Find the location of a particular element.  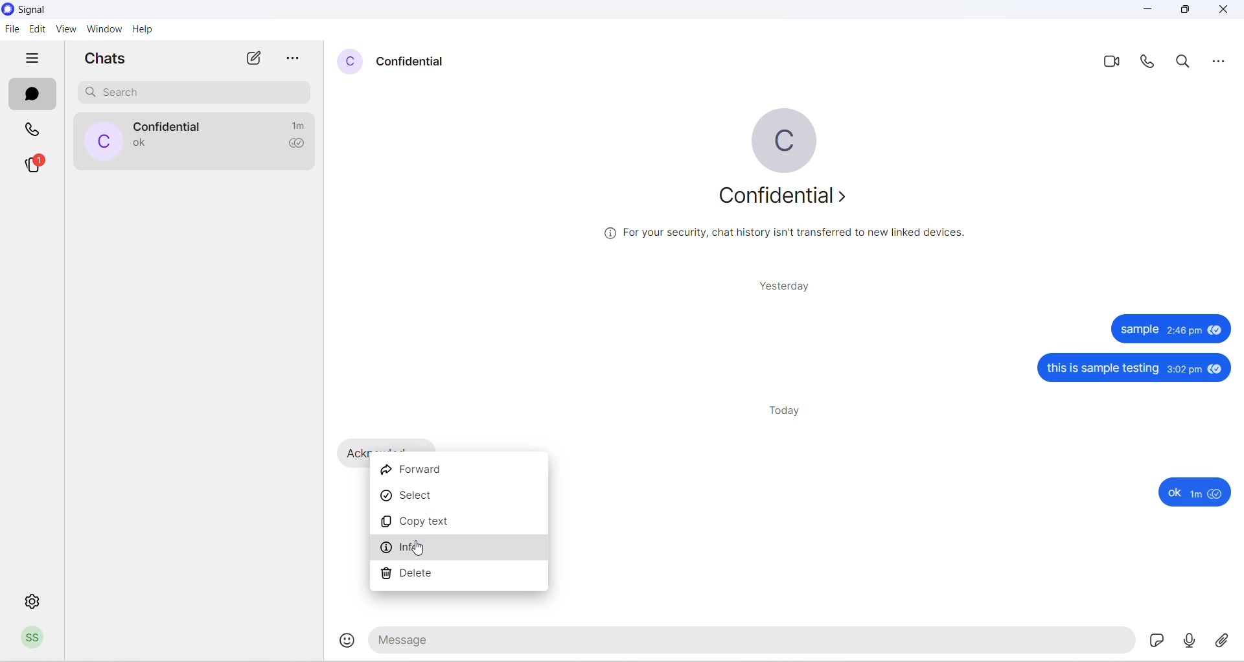

maximize is located at coordinates (1189, 10).